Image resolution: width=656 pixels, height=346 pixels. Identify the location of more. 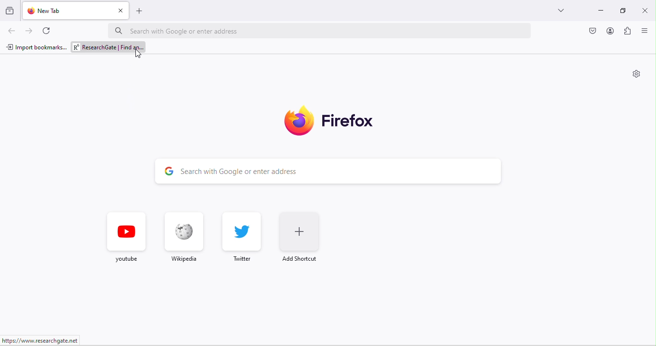
(559, 11).